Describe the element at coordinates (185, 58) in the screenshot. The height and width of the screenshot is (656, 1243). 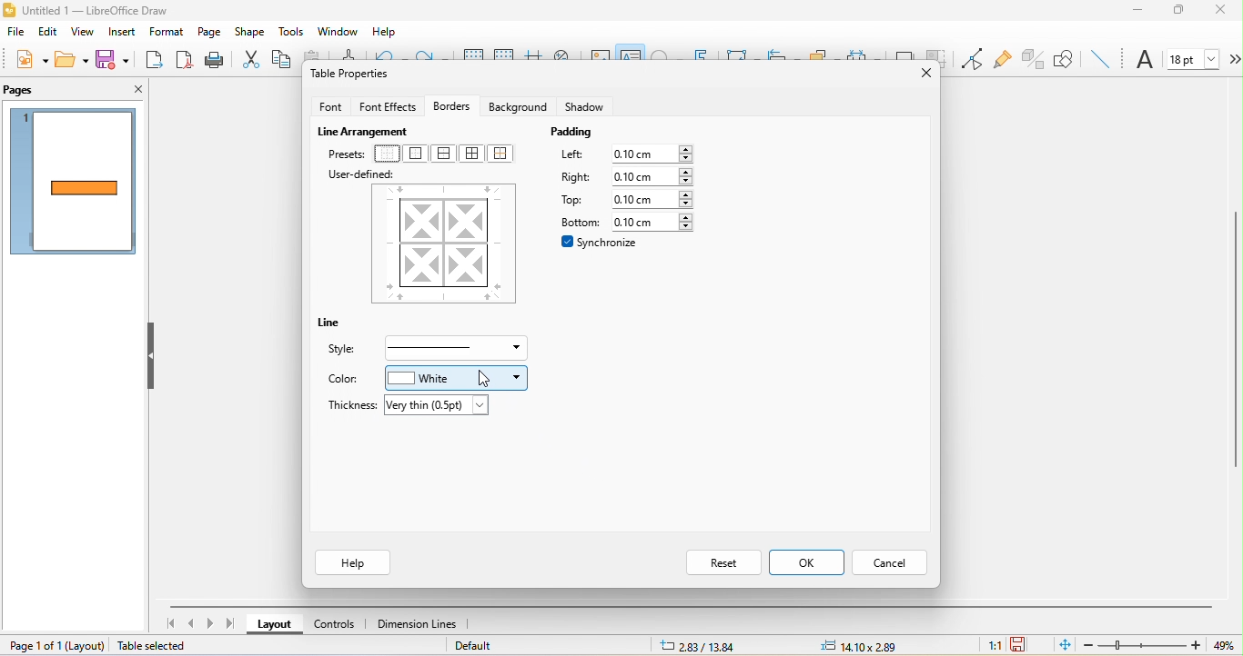
I see `export directly as pdf` at that location.